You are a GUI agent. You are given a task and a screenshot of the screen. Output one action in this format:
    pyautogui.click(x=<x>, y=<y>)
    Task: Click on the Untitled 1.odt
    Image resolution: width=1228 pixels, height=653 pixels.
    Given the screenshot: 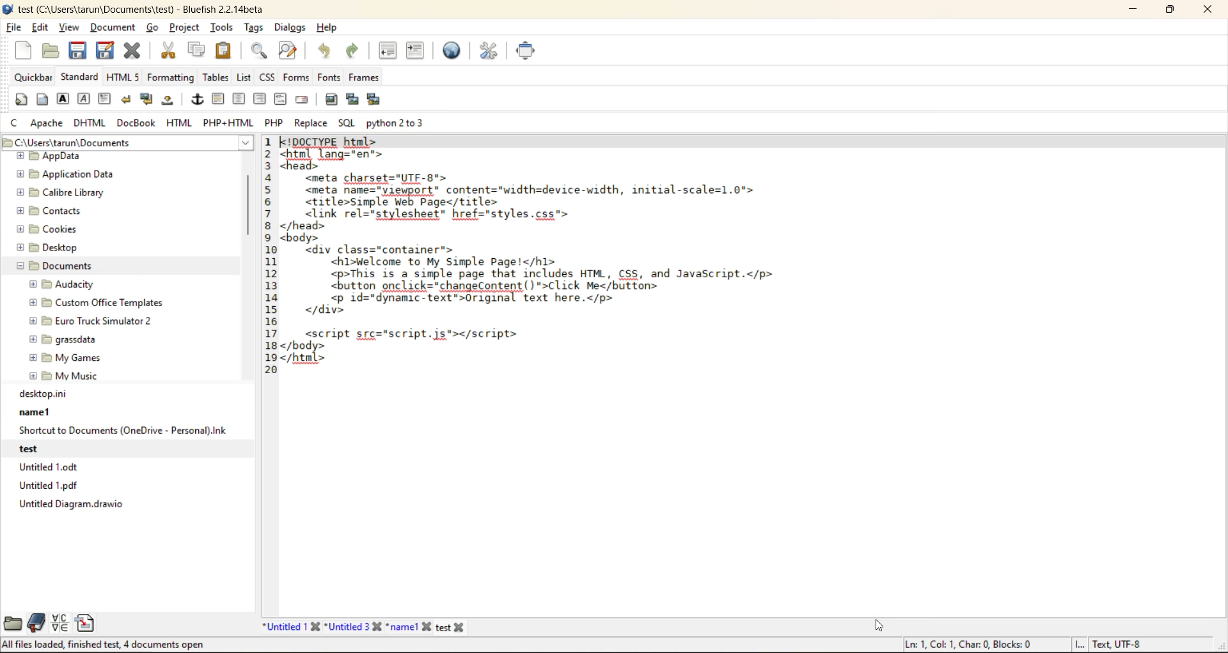 What is the action you would take?
    pyautogui.click(x=127, y=466)
    